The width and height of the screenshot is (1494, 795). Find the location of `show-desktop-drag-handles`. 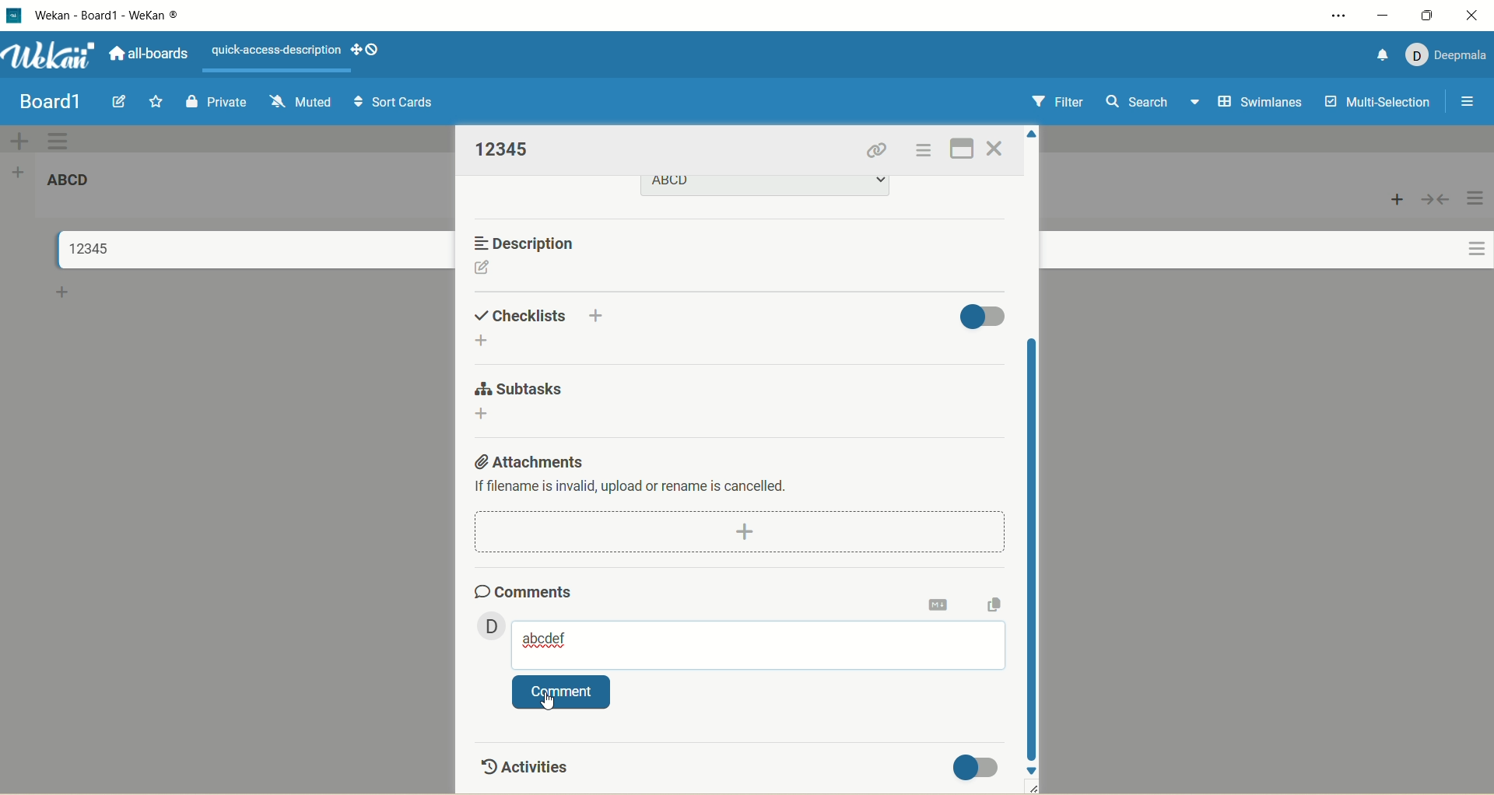

show-desktop-drag-handles is located at coordinates (352, 47).